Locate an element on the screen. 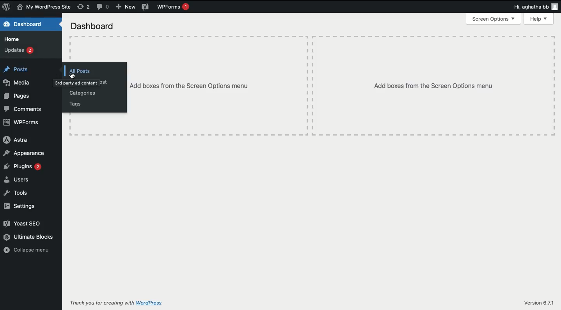  cursor is located at coordinates (75, 76).